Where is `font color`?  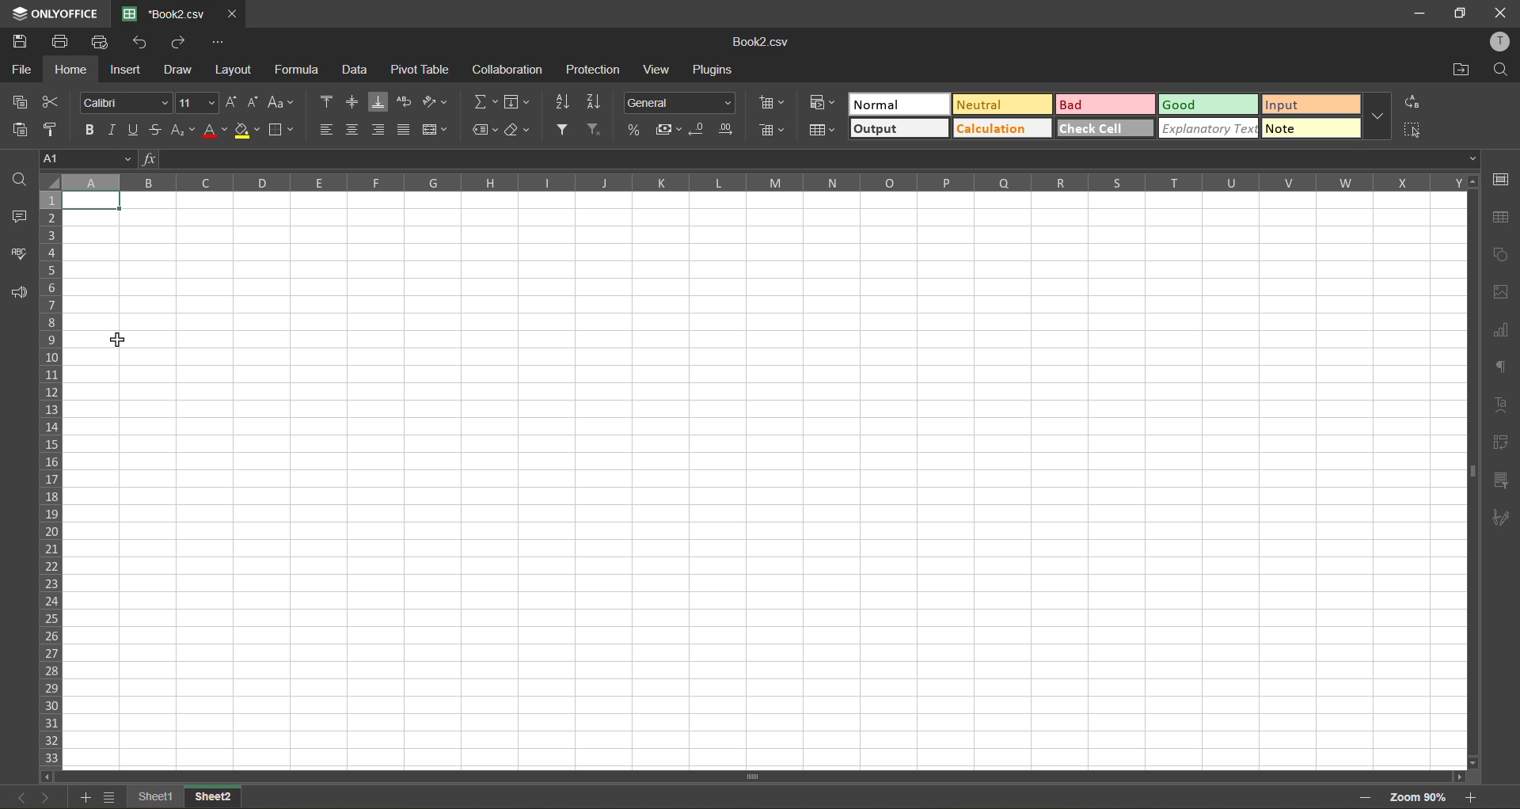 font color is located at coordinates (213, 130).